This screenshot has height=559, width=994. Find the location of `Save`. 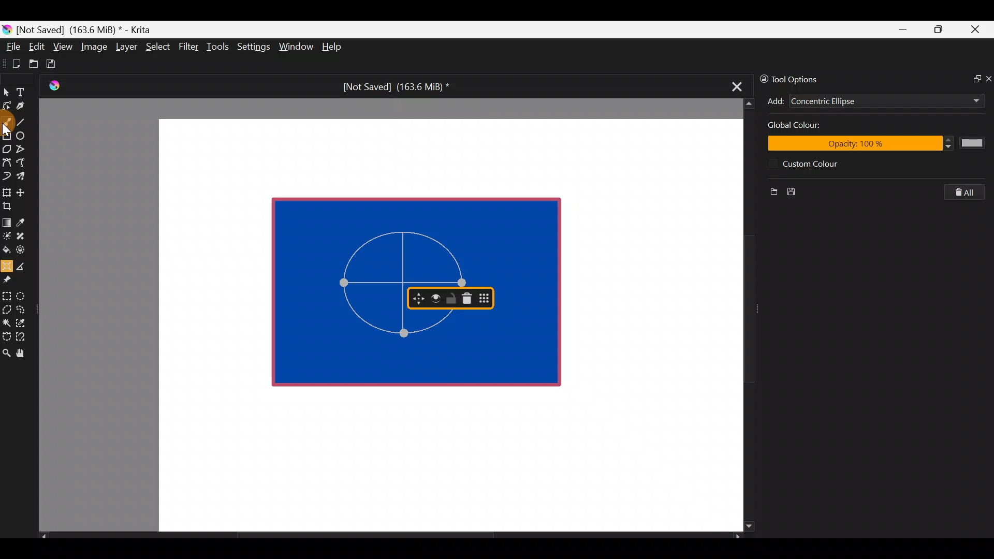

Save is located at coordinates (58, 64).